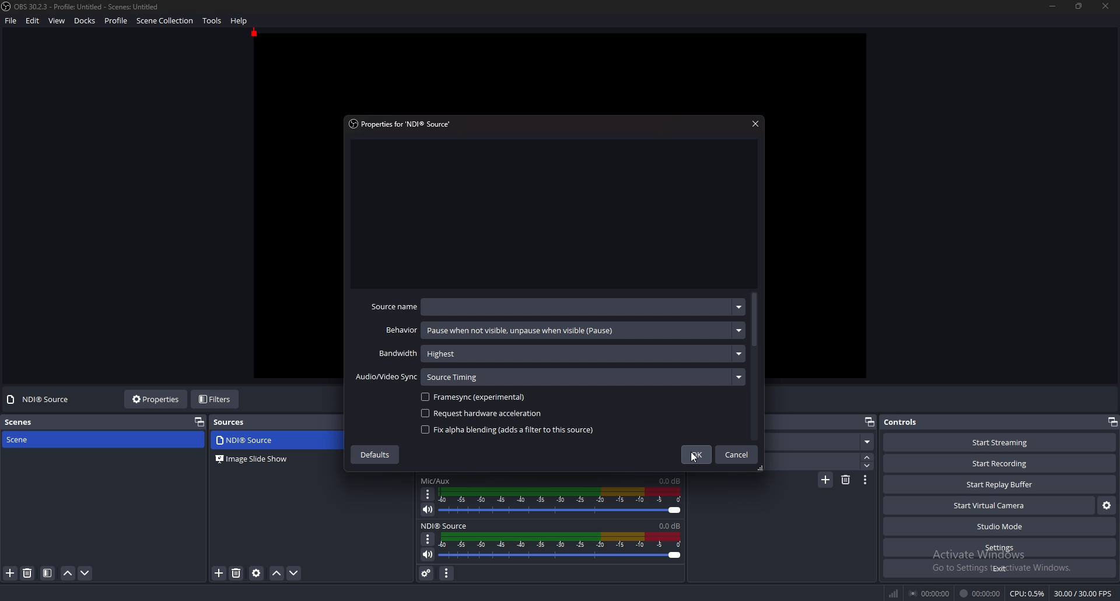 The width and height of the screenshot is (1120, 601). What do you see at coordinates (916, 421) in the screenshot?
I see `controls` at bounding box center [916, 421].